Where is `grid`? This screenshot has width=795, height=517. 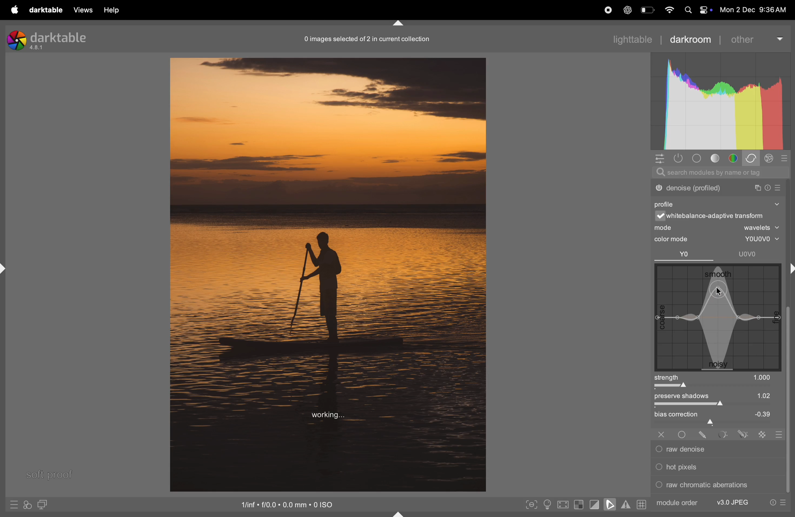
grid is located at coordinates (641, 505).